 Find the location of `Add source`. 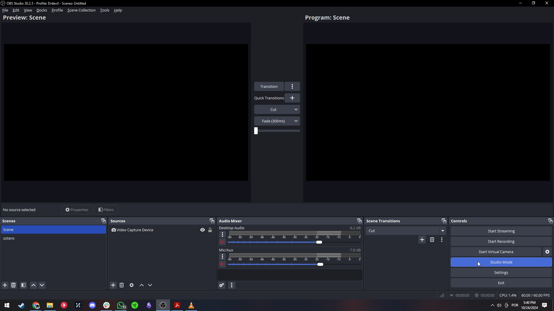

Add source is located at coordinates (113, 285).